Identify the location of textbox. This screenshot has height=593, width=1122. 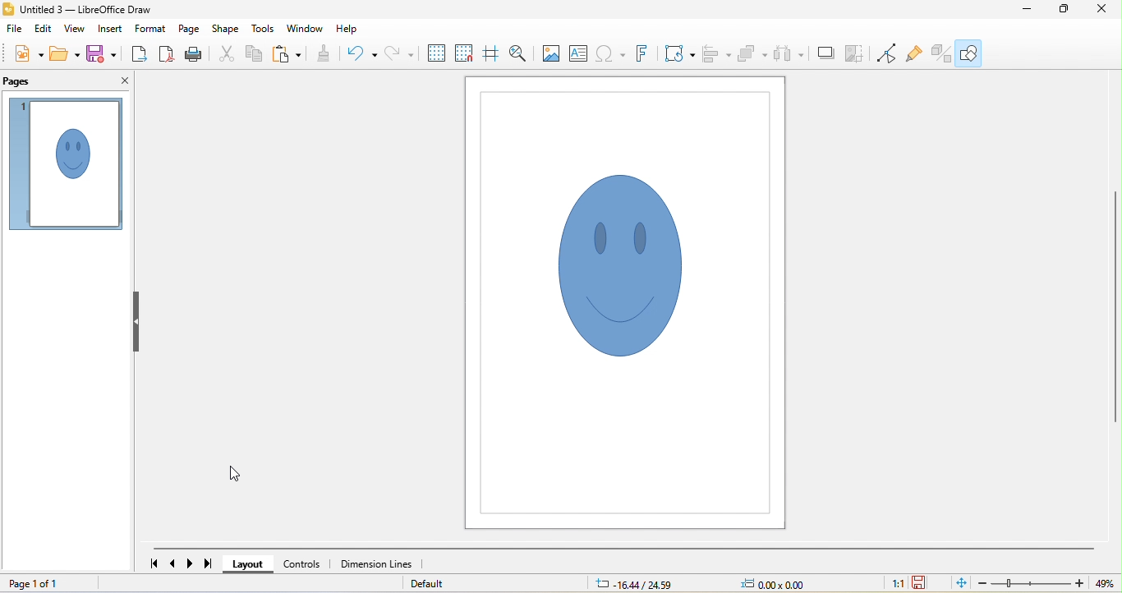
(578, 54).